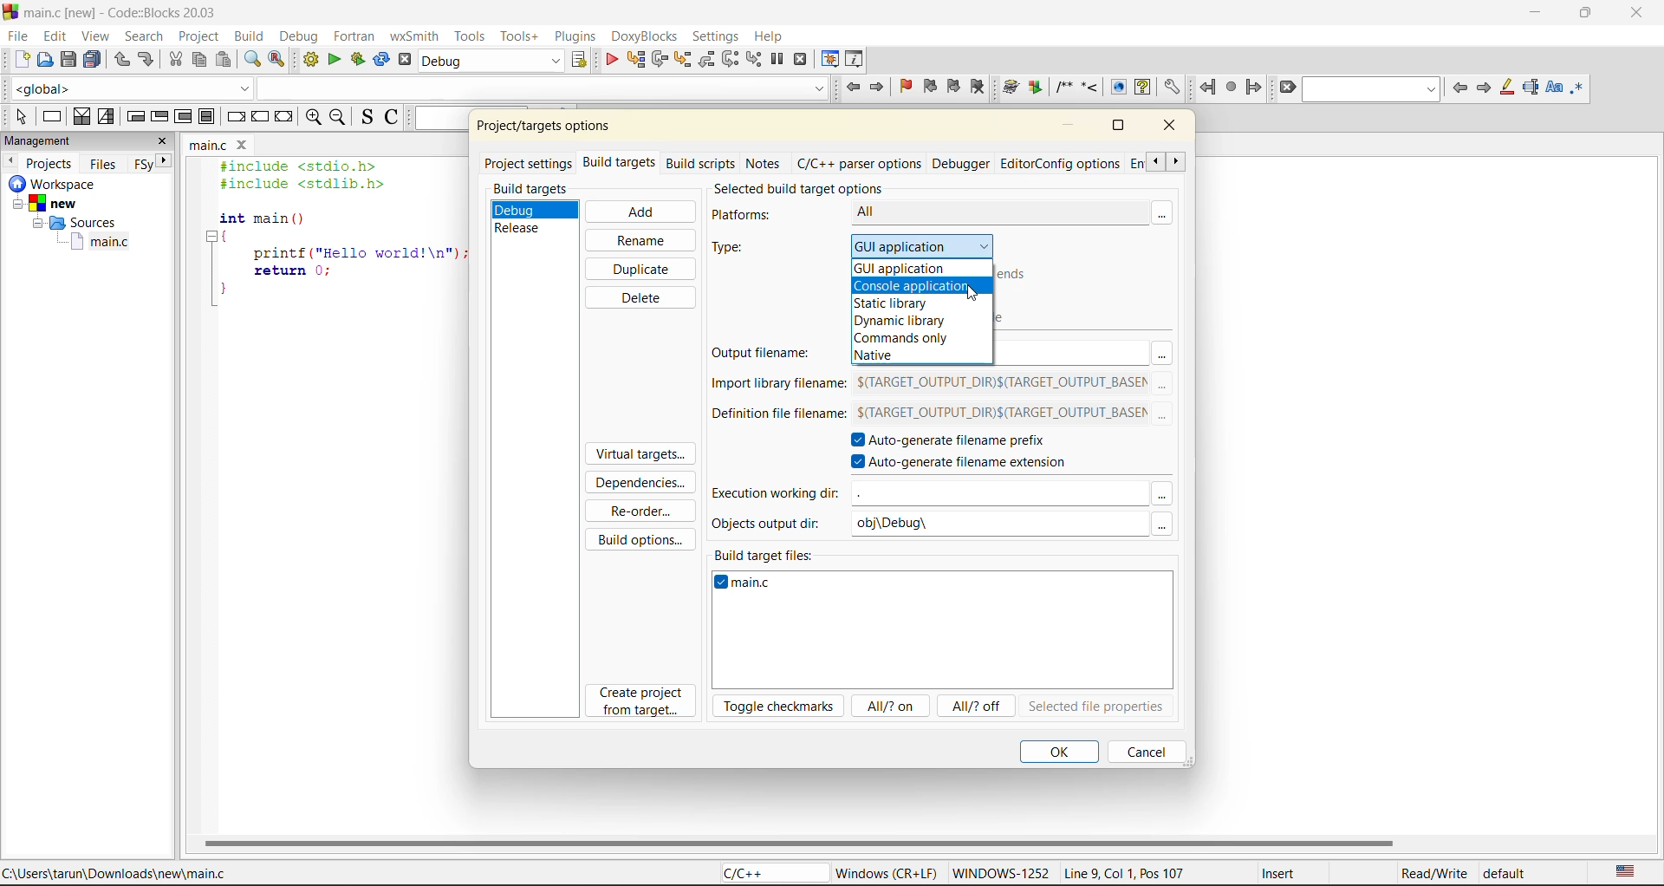  I want to click on search, so click(145, 36).